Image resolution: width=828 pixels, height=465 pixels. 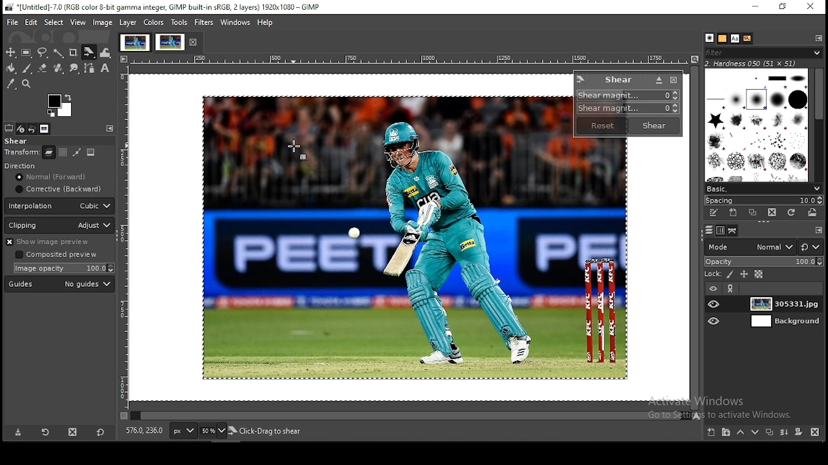 What do you see at coordinates (739, 432) in the screenshot?
I see `move layer one step up` at bounding box center [739, 432].